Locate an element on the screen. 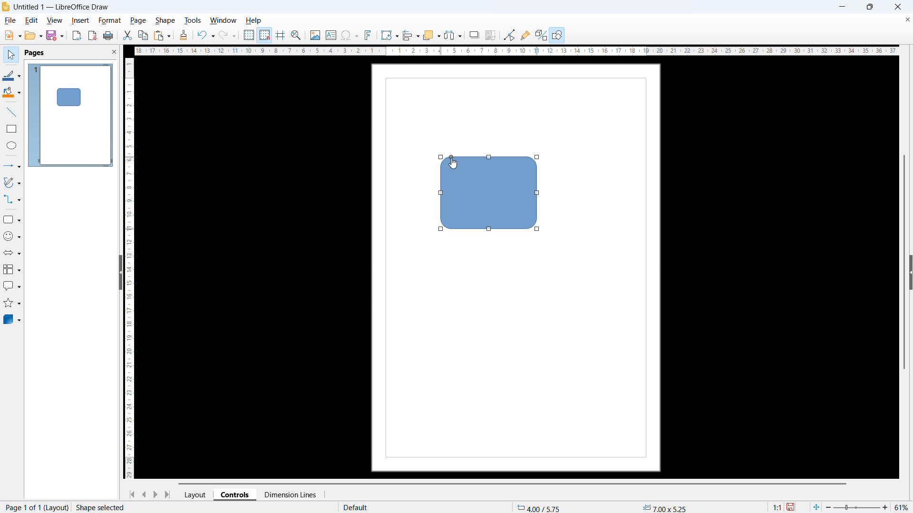 The image size is (913, 513). Insert  is located at coordinates (80, 21).